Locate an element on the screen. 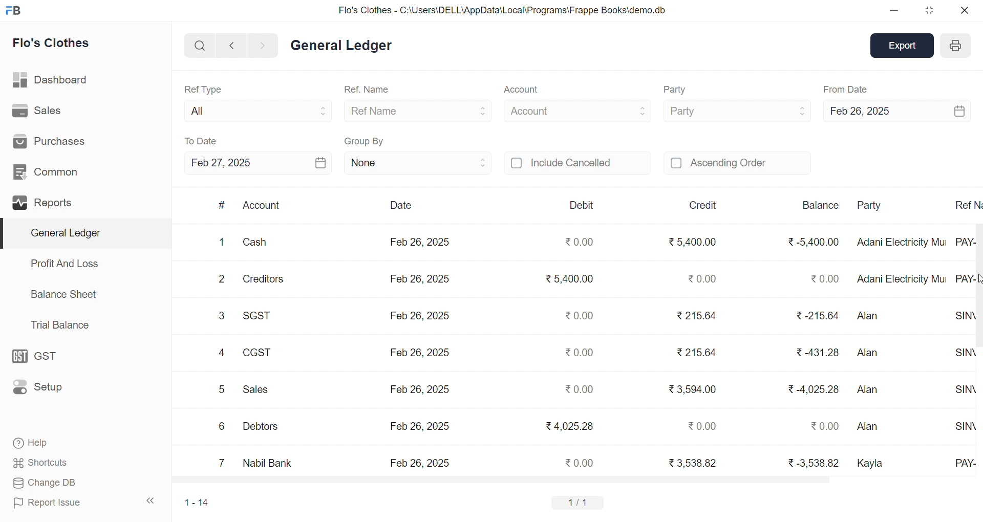  Include Cancelled is located at coordinates (578, 164).